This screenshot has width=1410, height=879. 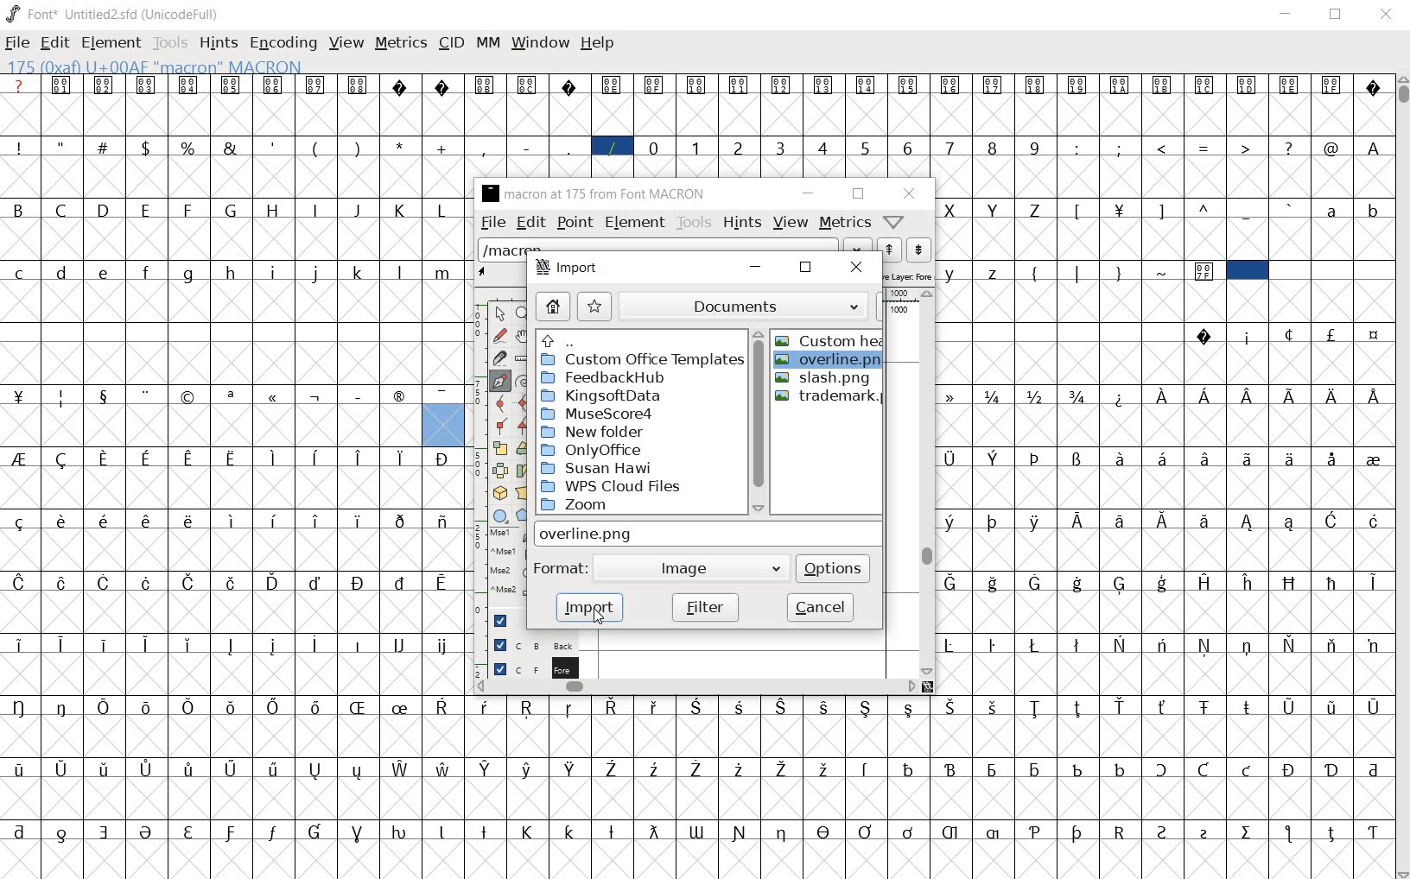 I want to click on Symbol, so click(x=319, y=768).